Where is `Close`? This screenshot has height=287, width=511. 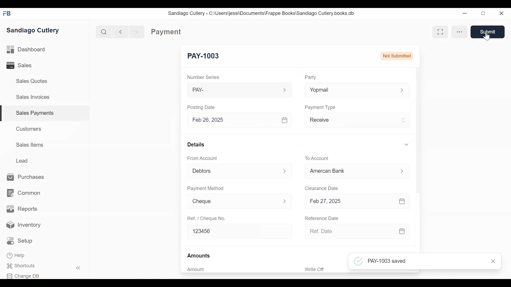 Close is located at coordinates (493, 261).